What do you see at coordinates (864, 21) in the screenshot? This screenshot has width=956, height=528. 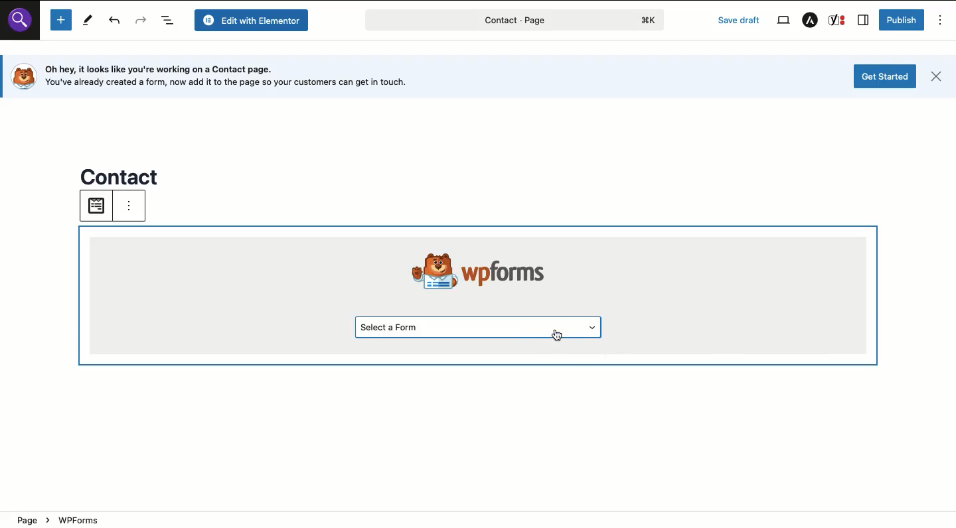 I see `Sidebar` at bounding box center [864, 21].